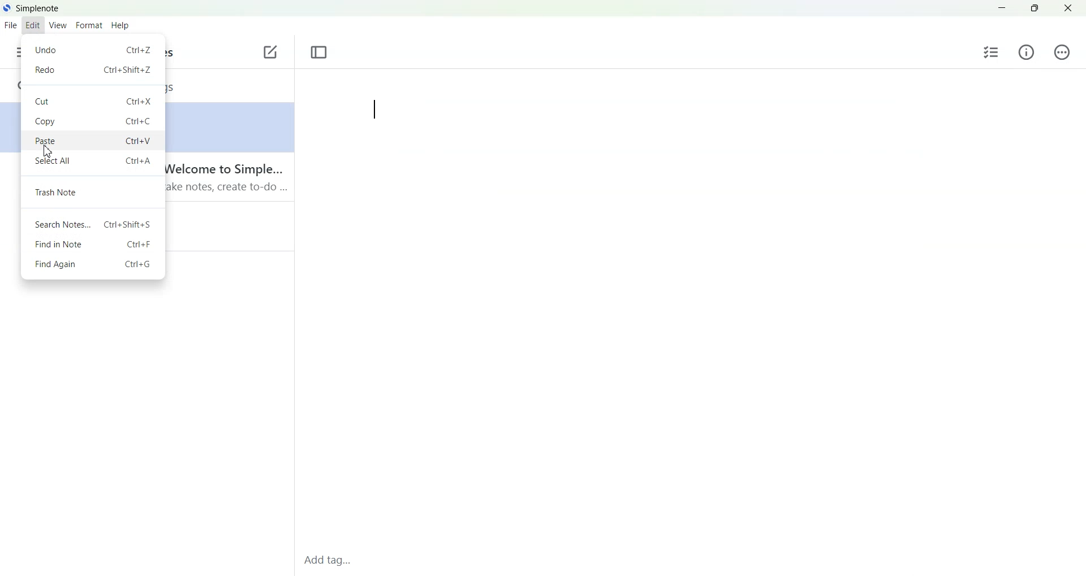  What do you see at coordinates (320, 53) in the screenshot?
I see `Toggle focus mode` at bounding box center [320, 53].